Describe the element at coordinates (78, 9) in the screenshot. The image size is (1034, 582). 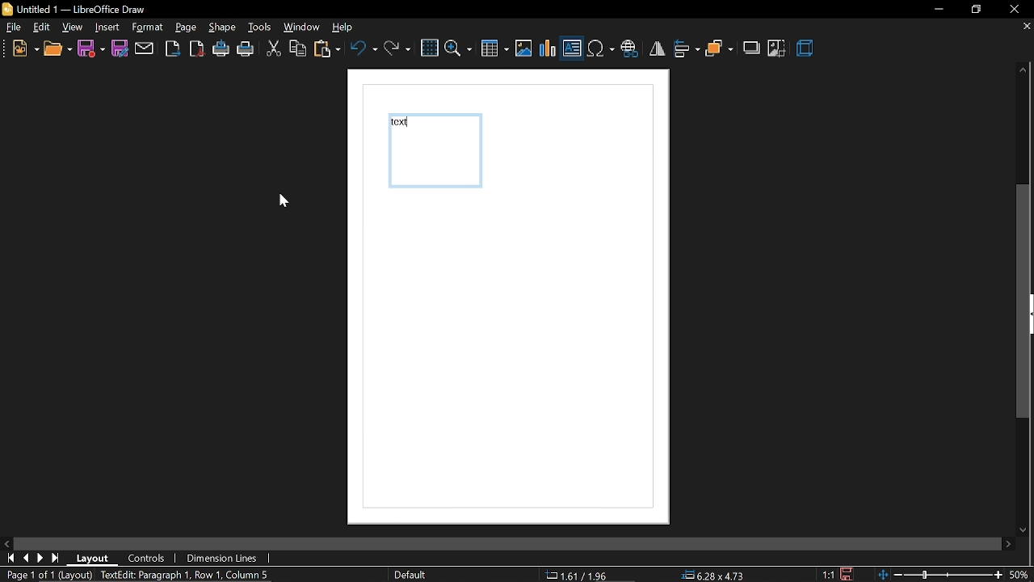
I see `current window` at that location.